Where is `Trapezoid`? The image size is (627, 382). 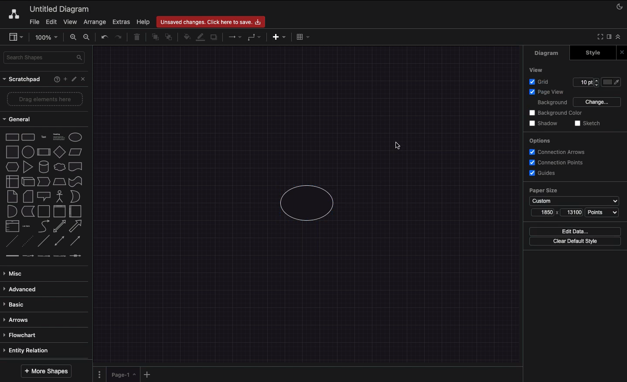
Trapezoid is located at coordinates (58, 182).